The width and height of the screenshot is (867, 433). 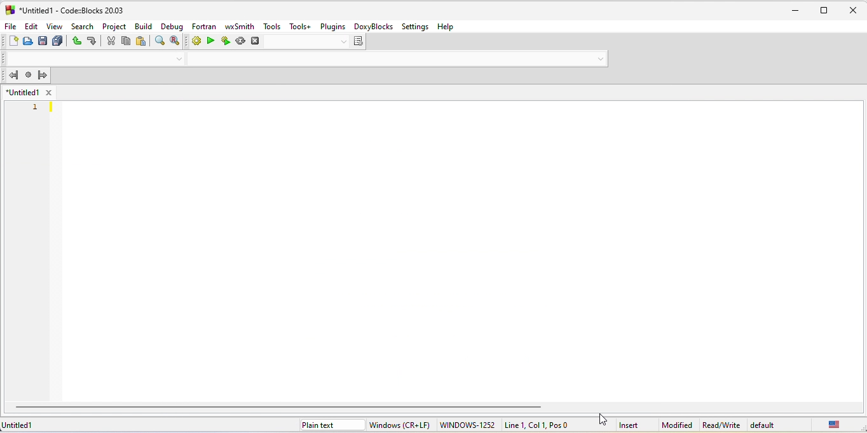 What do you see at coordinates (54, 26) in the screenshot?
I see `view` at bounding box center [54, 26].